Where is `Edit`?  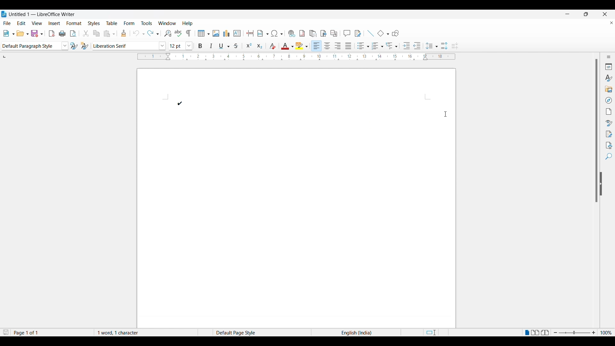
Edit is located at coordinates (21, 22).